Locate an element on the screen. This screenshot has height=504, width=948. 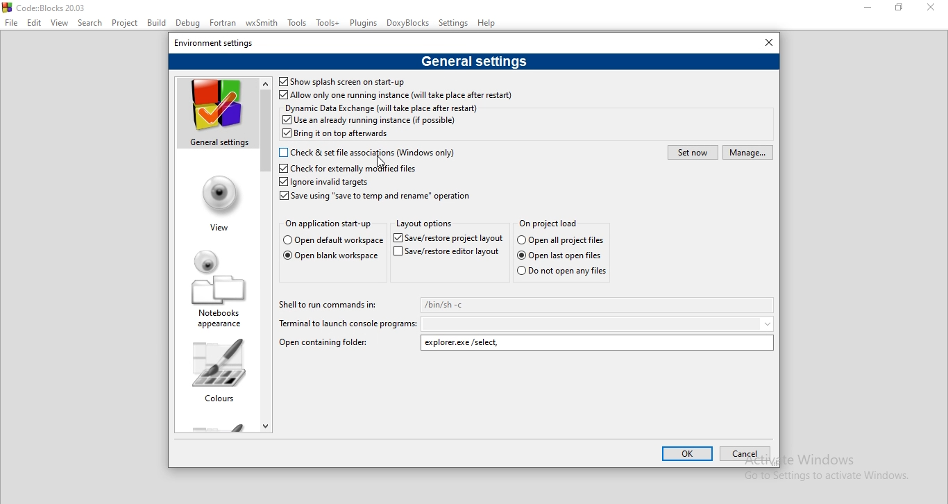
Use an already running instance (if possible)  is located at coordinates (369, 120).